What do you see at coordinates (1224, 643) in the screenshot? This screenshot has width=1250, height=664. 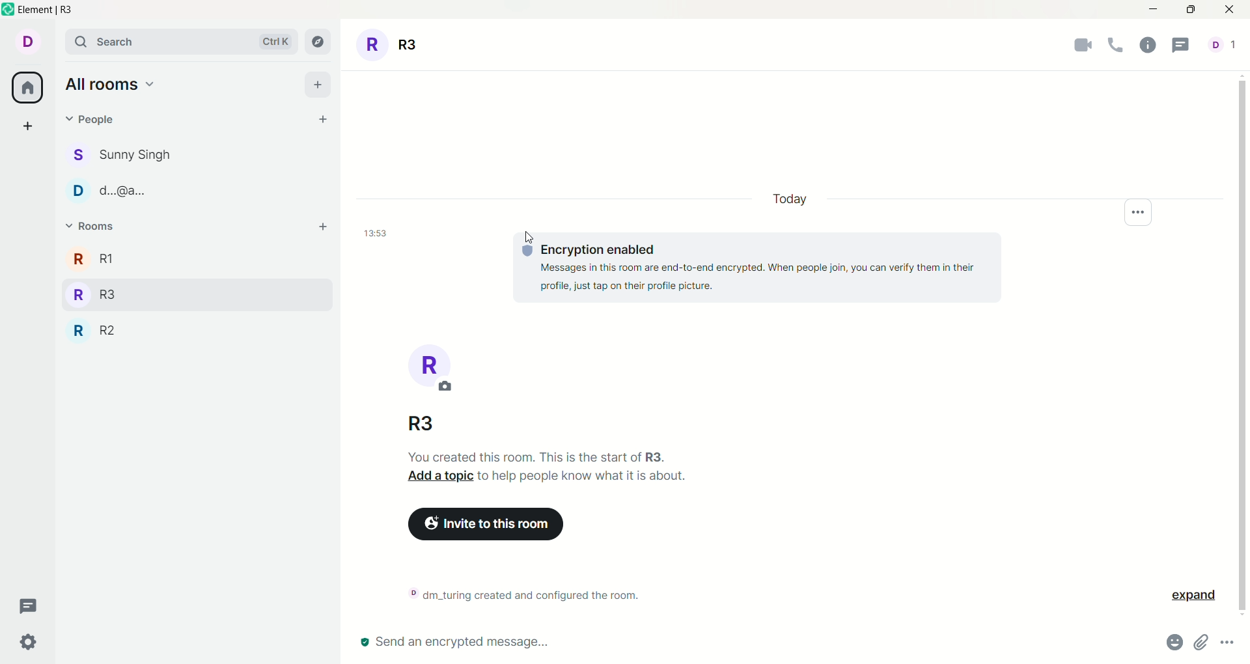 I see `options` at bounding box center [1224, 643].